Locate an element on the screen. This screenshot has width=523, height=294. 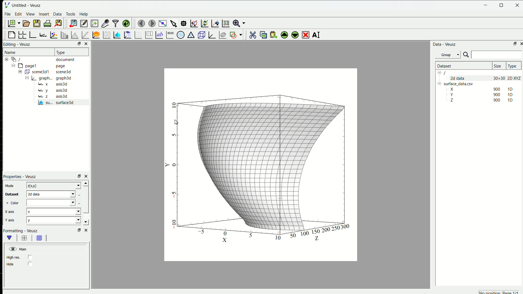
document is located at coordinates (65, 60).